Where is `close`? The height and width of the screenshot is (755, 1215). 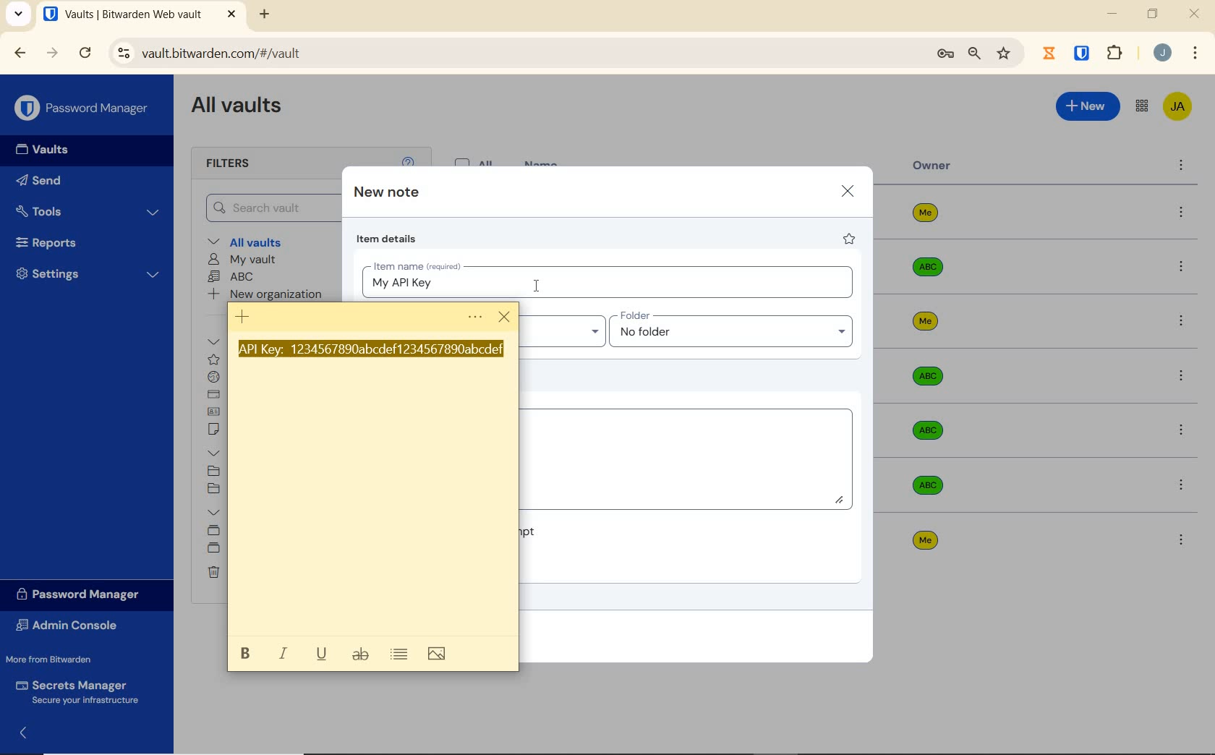
close is located at coordinates (848, 190).